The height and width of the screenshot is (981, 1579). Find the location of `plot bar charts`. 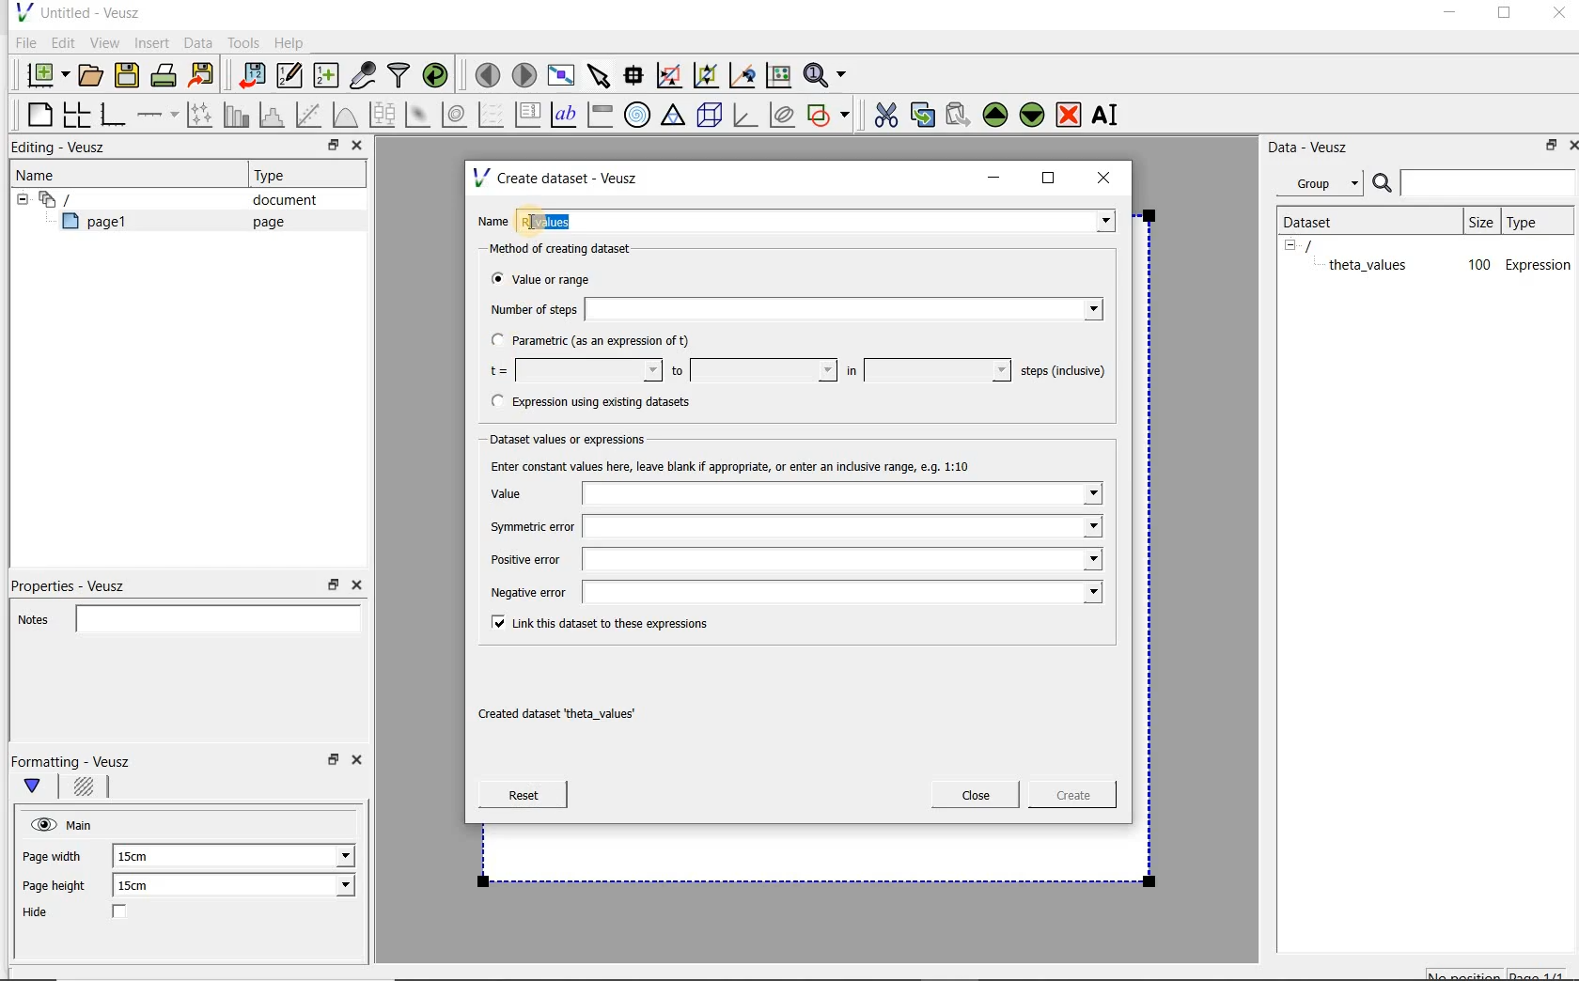

plot bar charts is located at coordinates (237, 115).